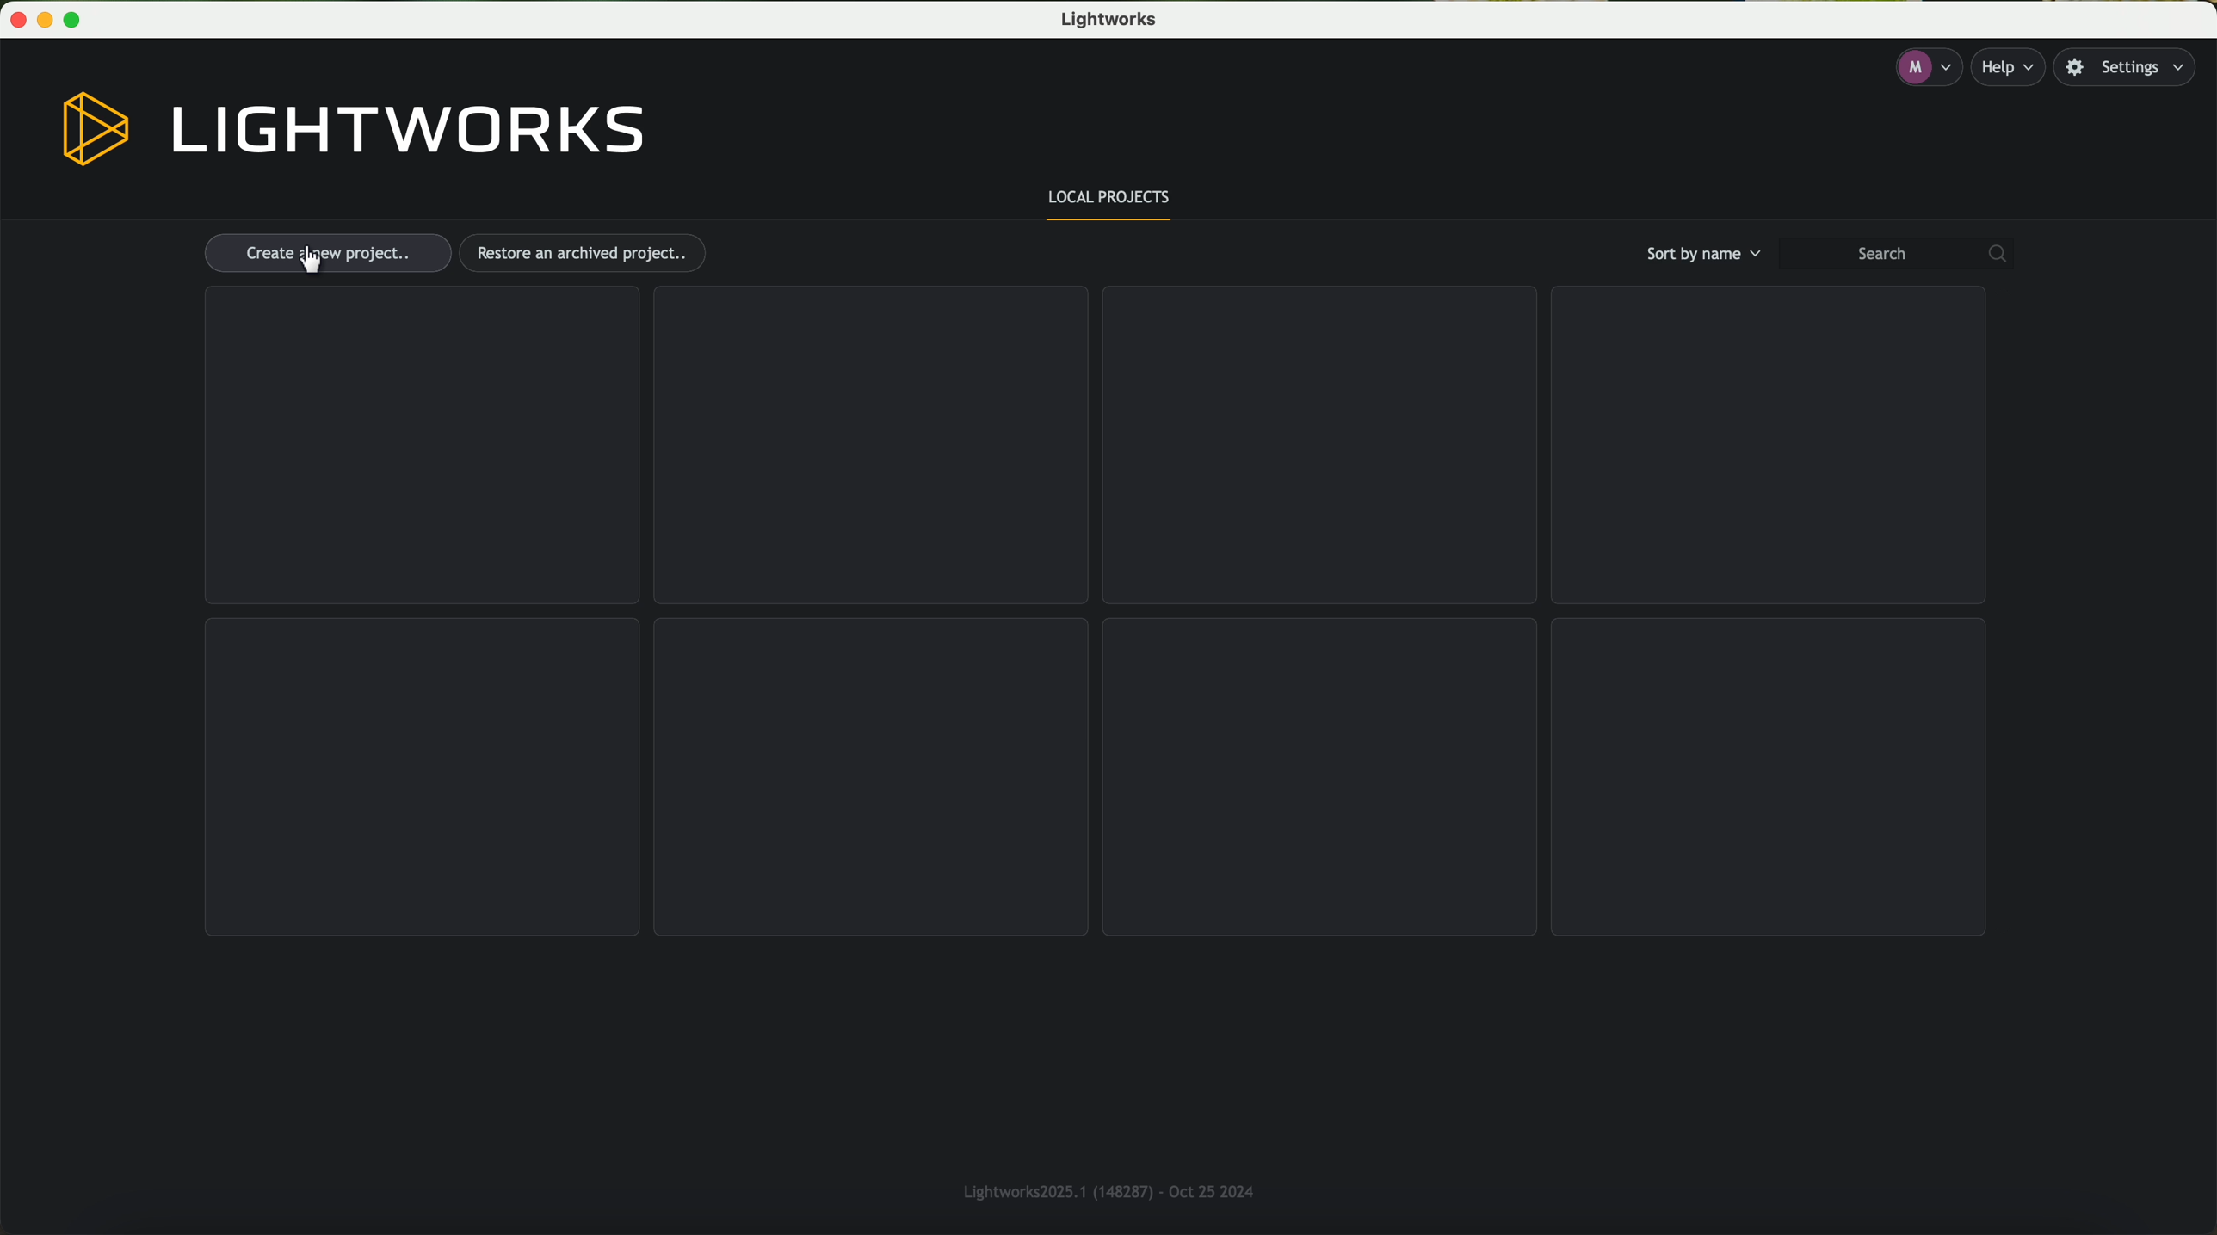 Image resolution: width=2217 pixels, height=1235 pixels. Describe the element at coordinates (872, 775) in the screenshot. I see `grid` at that location.